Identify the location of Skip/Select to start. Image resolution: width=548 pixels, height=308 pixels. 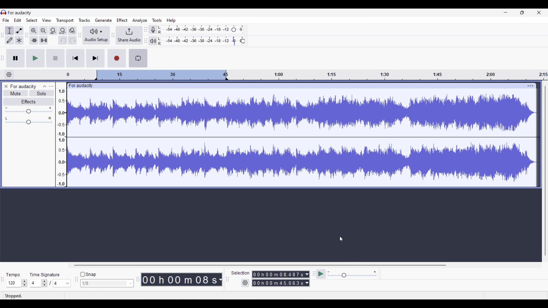
(75, 58).